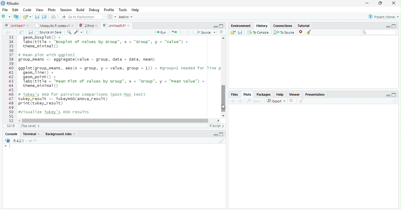 The image size is (401, 210). What do you see at coordinates (16, 17) in the screenshot?
I see `Create a Project` at bounding box center [16, 17].